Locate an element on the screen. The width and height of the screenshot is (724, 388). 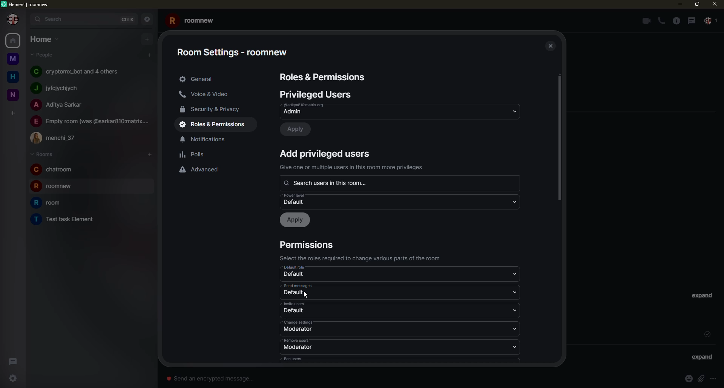
invite is located at coordinates (295, 304).